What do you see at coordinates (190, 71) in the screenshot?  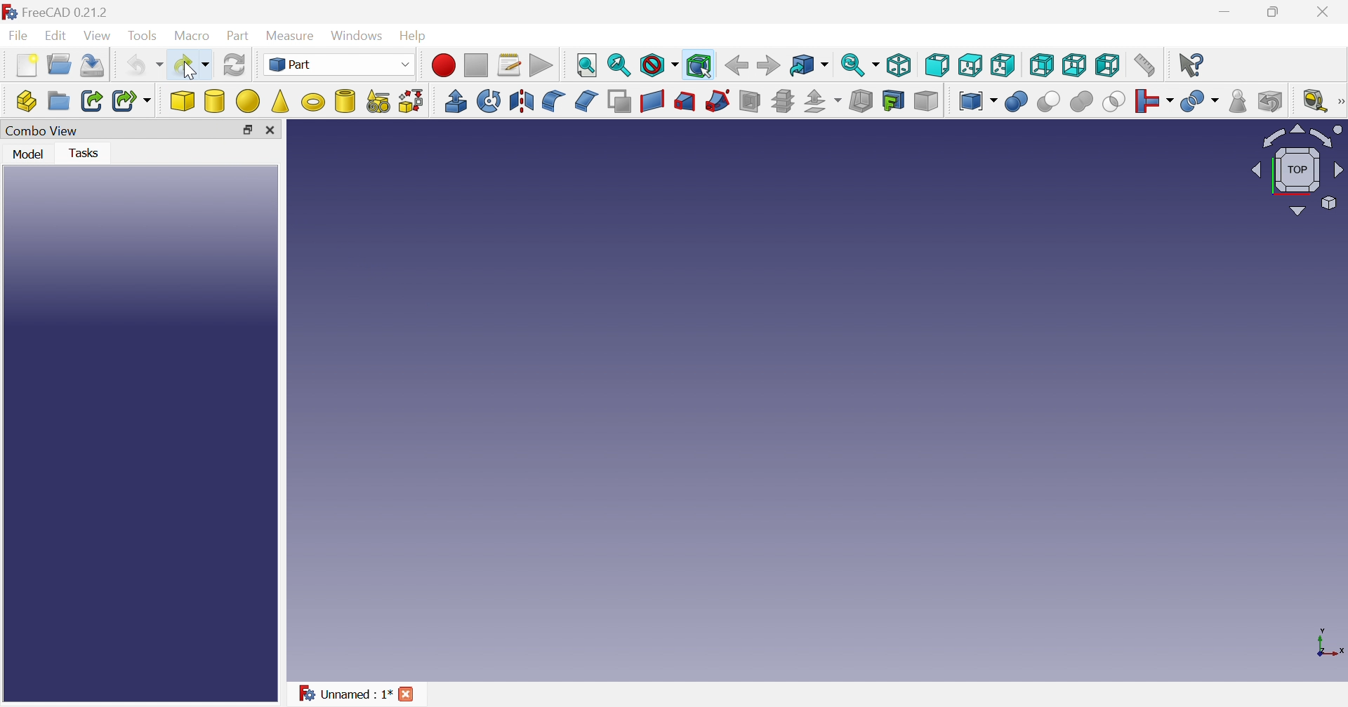 I see `cursor` at bounding box center [190, 71].